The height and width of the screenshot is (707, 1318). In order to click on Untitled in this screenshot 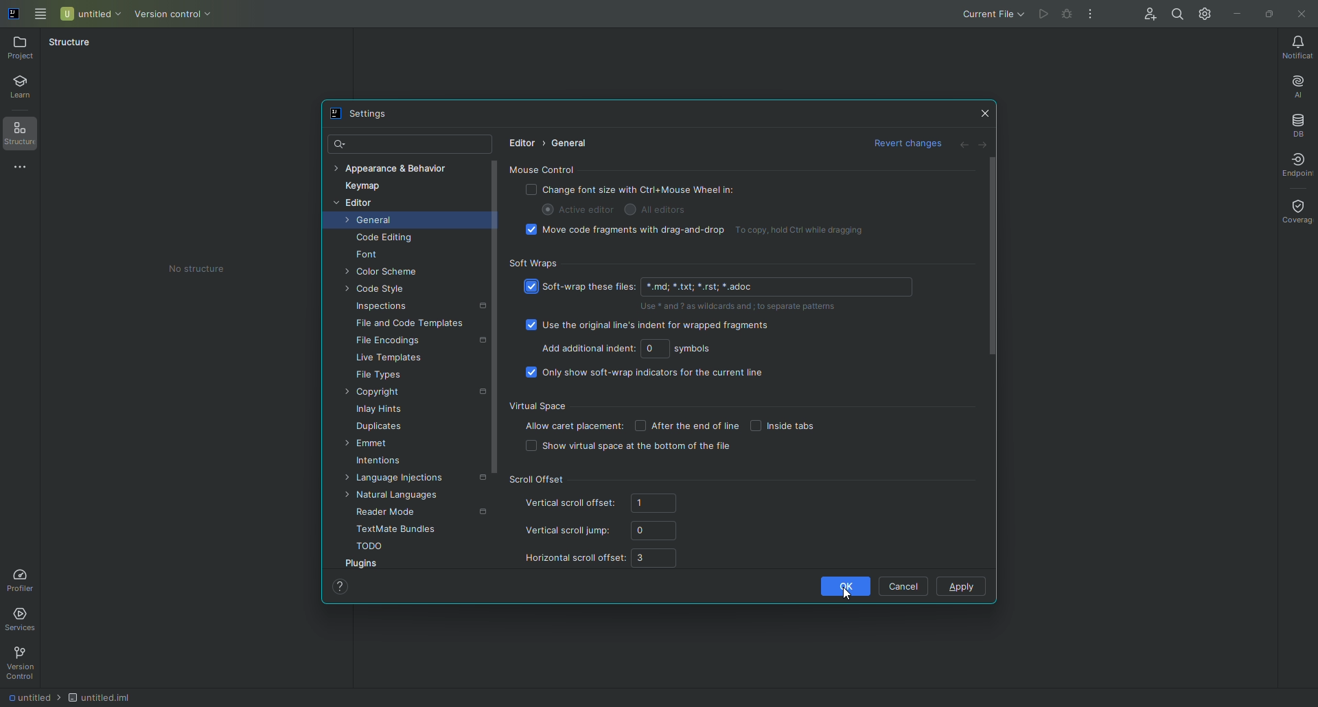, I will do `click(93, 15)`.